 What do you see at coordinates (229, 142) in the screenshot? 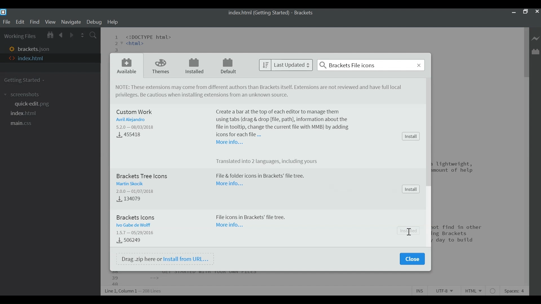
I see `More Information` at bounding box center [229, 142].